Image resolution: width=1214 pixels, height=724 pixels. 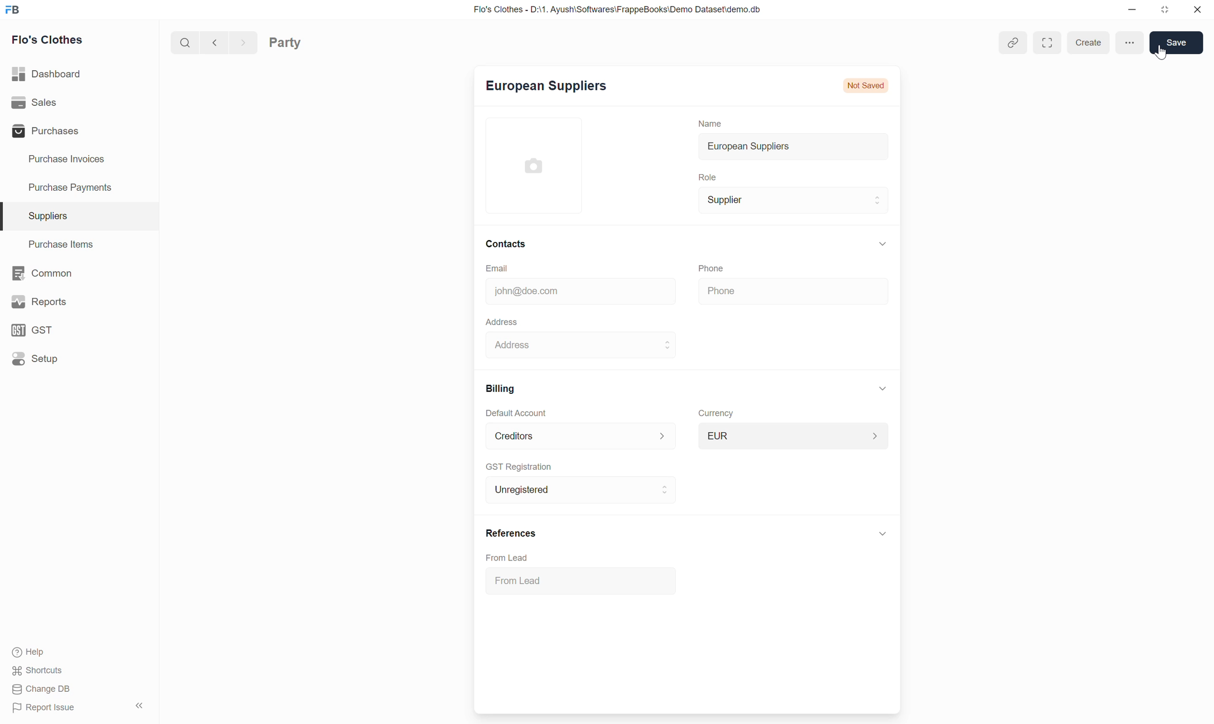 What do you see at coordinates (34, 102) in the screenshot?
I see `sales` at bounding box center [34, 102].